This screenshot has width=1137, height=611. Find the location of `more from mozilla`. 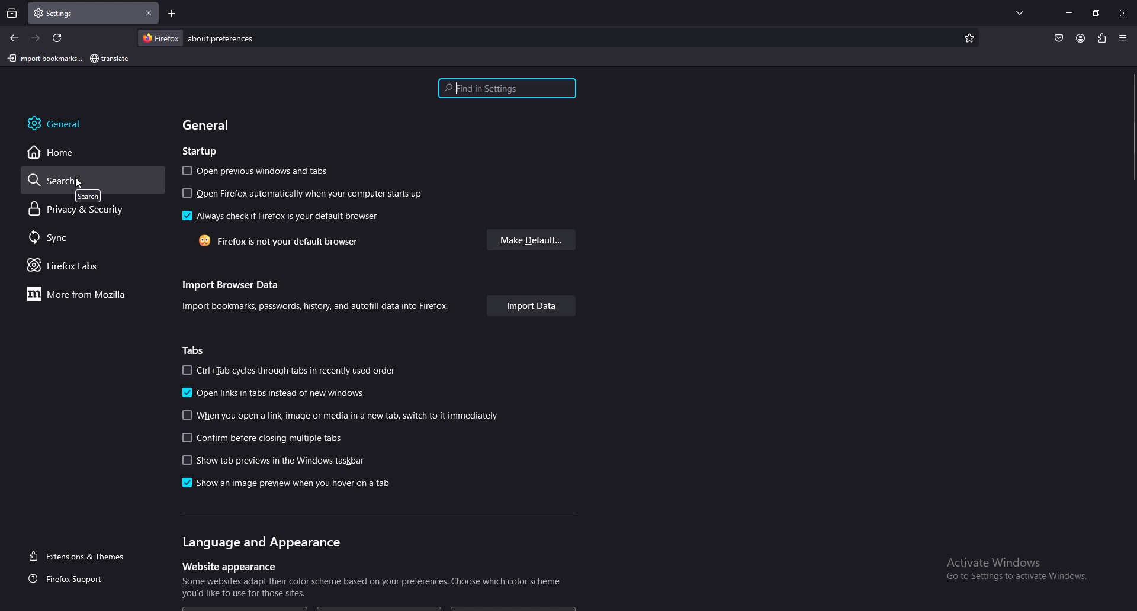

more from mozilla is located at coordinates (85, 294).